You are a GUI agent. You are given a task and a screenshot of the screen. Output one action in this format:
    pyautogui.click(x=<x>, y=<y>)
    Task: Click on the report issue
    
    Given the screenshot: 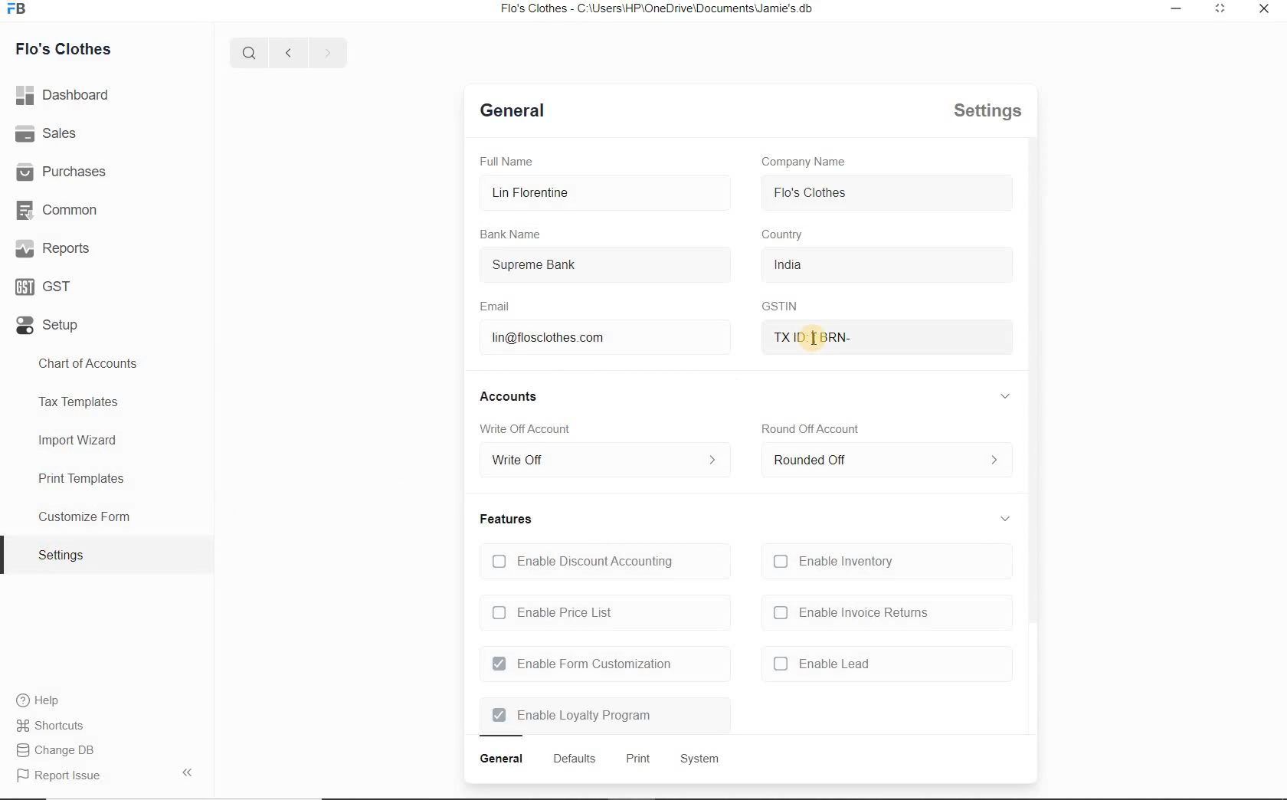 What is the action you would take?
    pyautogui.click(x=66, y=776)
    